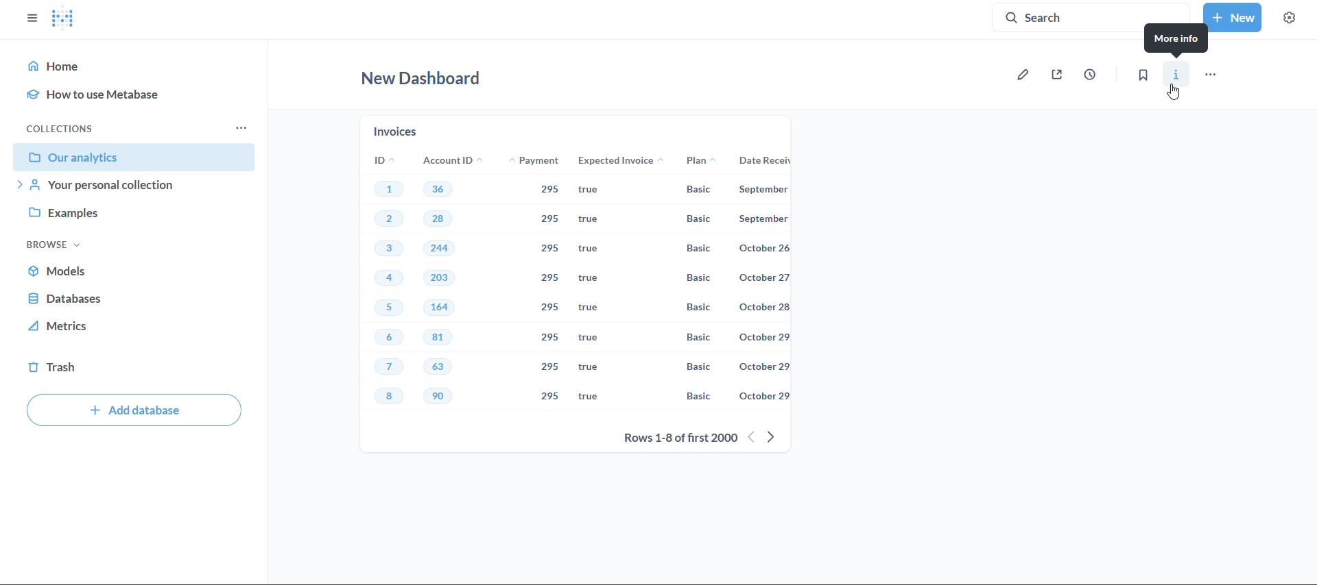  I want to click on 295, so click(547, 190).